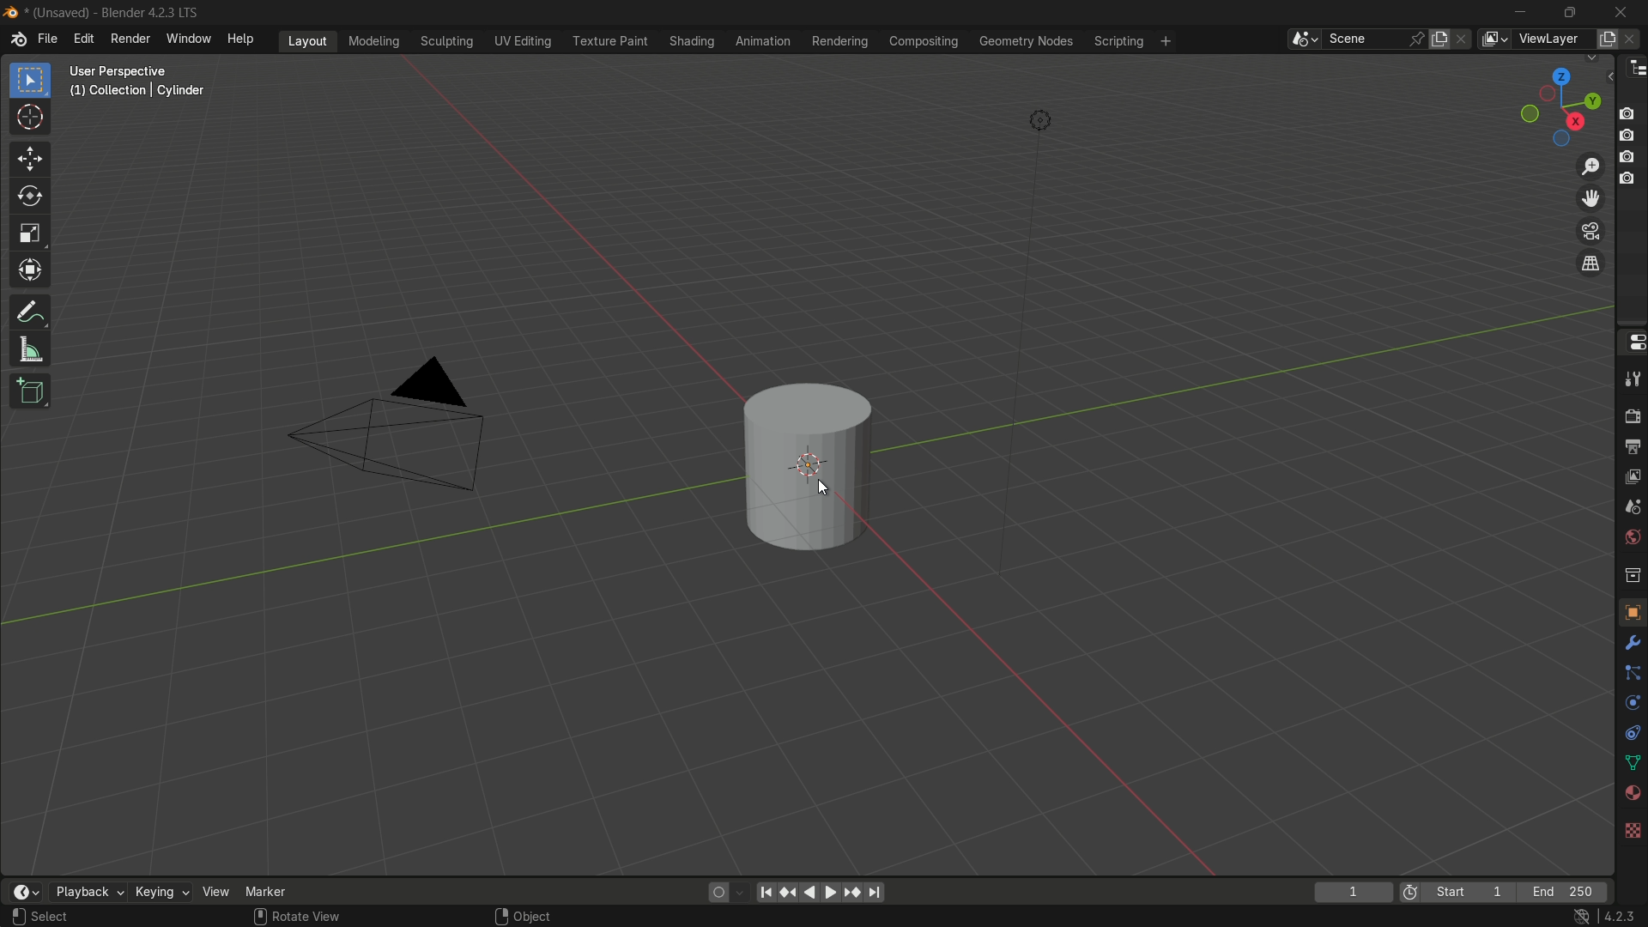  Describe the element at coordinates (1410, 891) in the screenshot. I see `icon` at that location.